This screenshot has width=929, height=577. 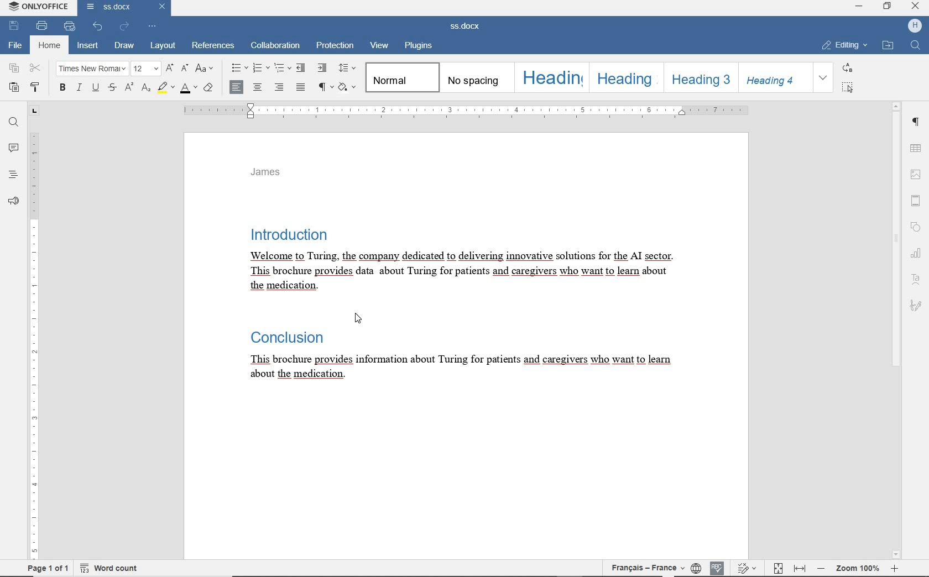 What do you see at coordinates (145, 89) in the screenshot?
I see `SUBSCRIPT` at bounding box center [145, 89].